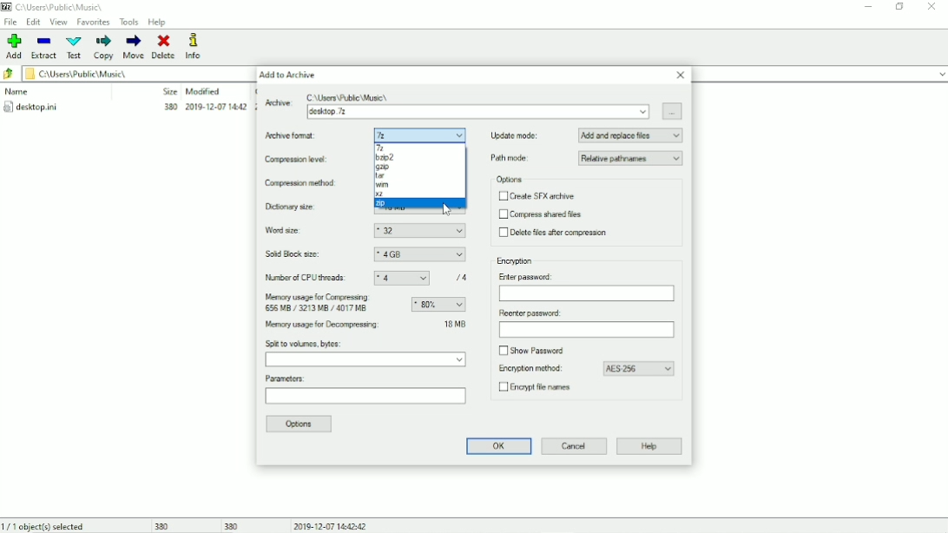  I want to click on 1/1 object(s) selected, so click(48, 525).